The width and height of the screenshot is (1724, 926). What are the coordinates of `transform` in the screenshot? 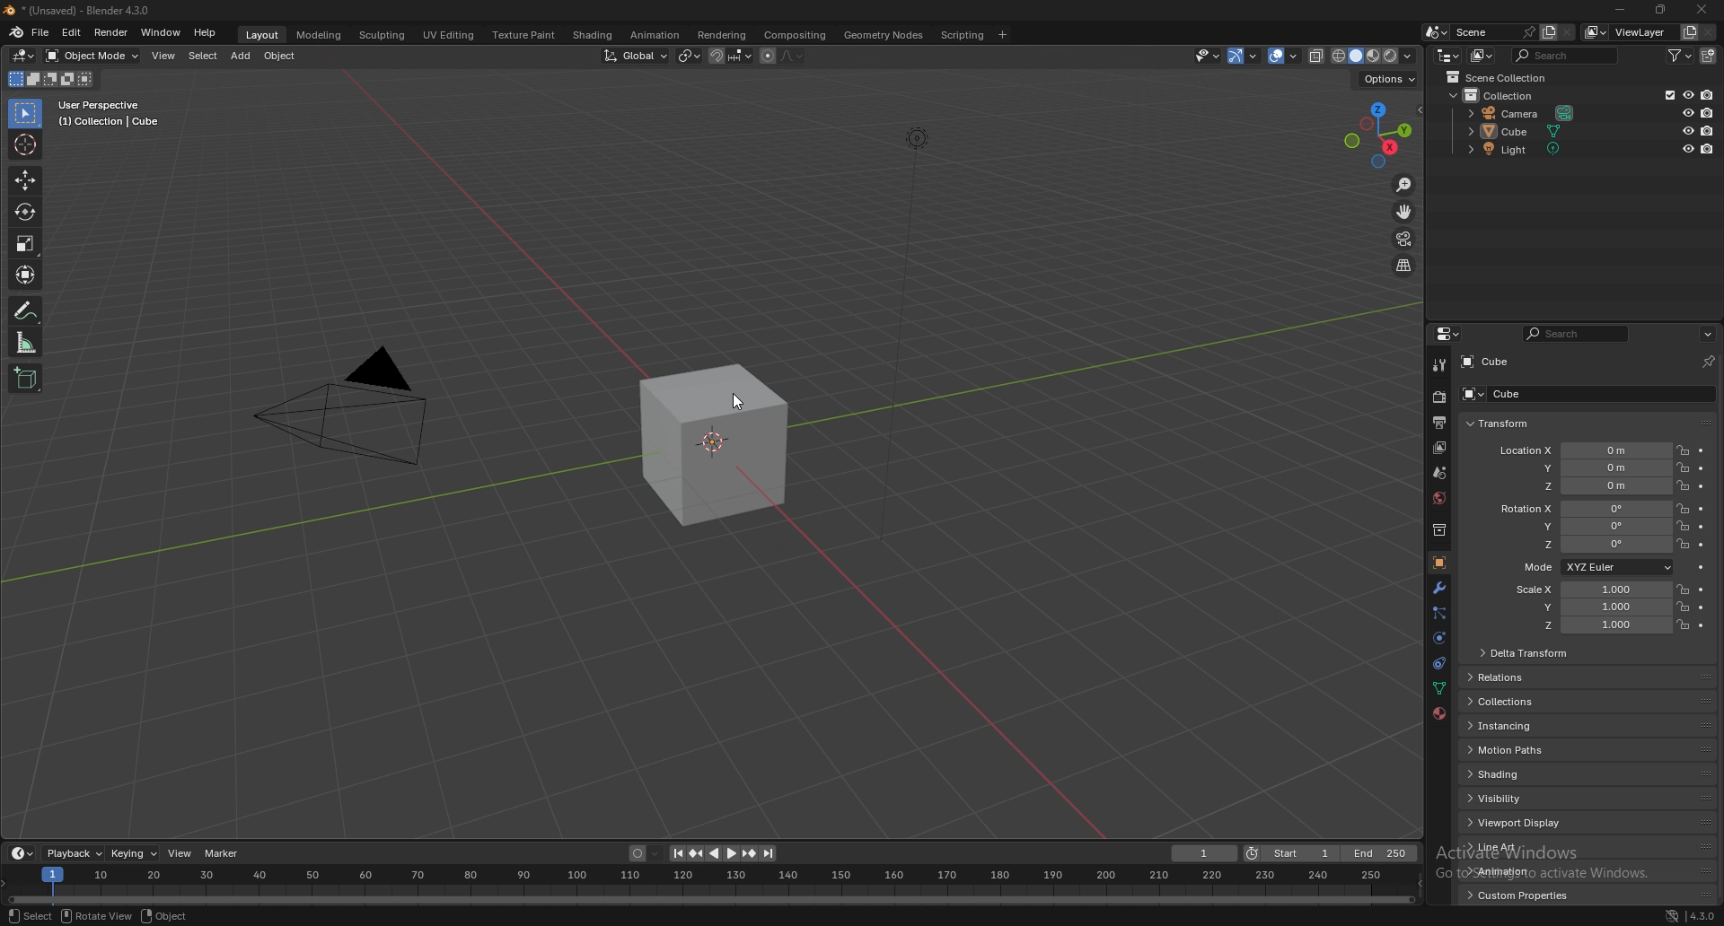 It's located at (1499, 424).